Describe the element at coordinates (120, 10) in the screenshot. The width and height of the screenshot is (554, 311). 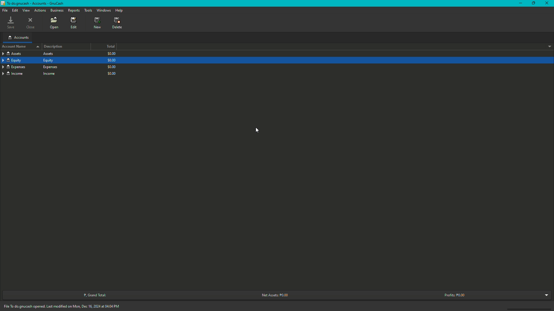
I see `Help` at that location.